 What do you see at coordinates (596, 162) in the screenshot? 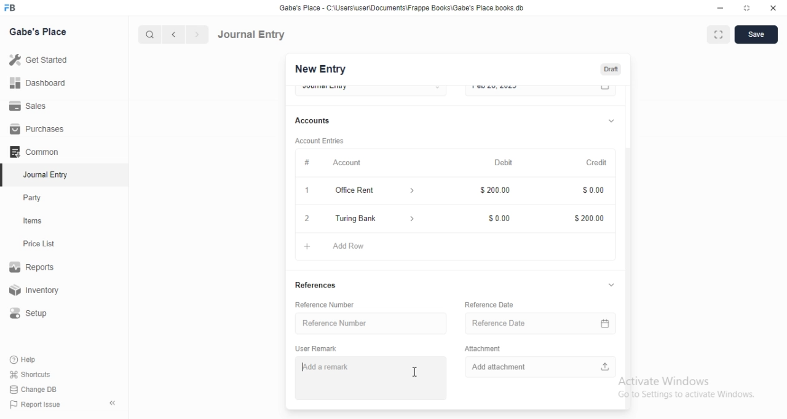
I see `Credit` at bounding box center [596, 162].